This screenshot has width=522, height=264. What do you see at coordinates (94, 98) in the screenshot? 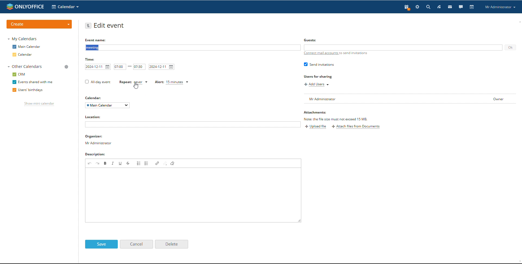
I see `Calendar:` at bounding box center [94, 98].